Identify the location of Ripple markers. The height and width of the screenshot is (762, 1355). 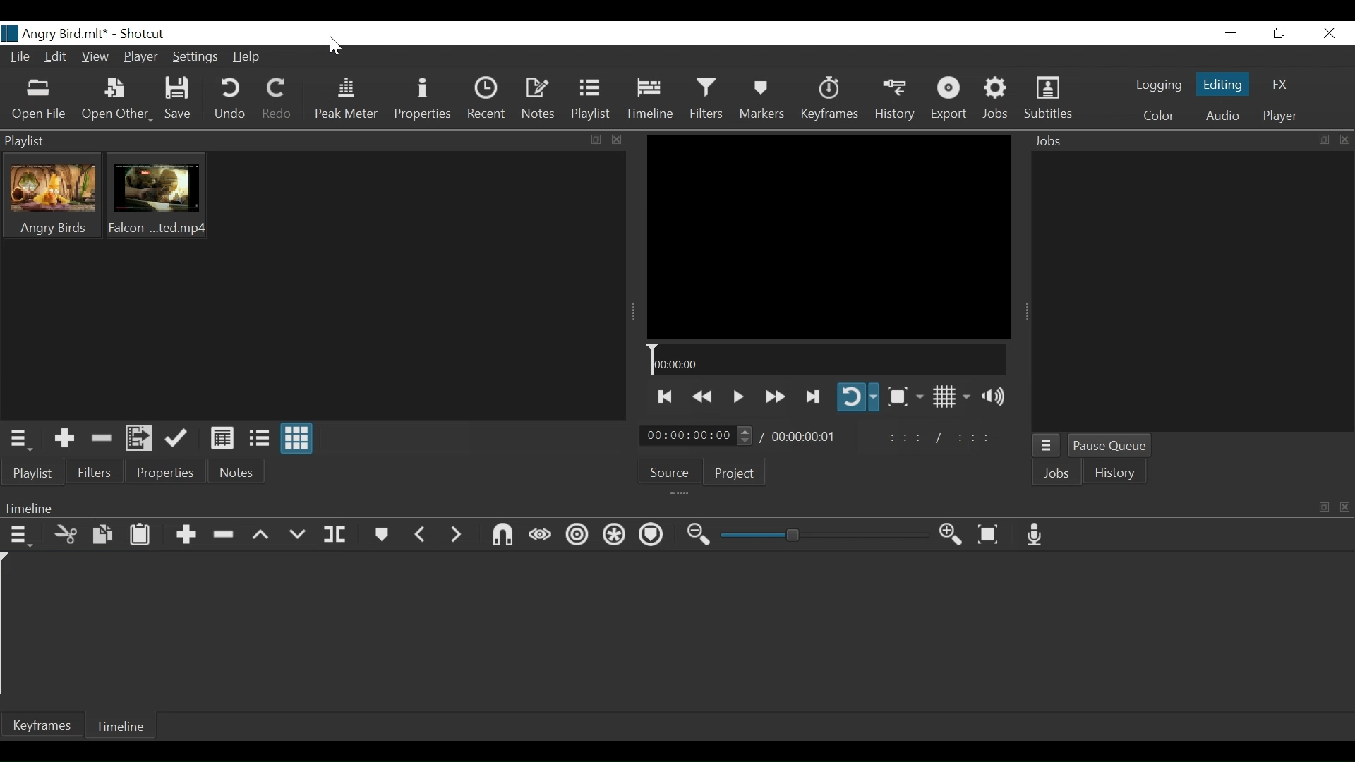
(654, 536).